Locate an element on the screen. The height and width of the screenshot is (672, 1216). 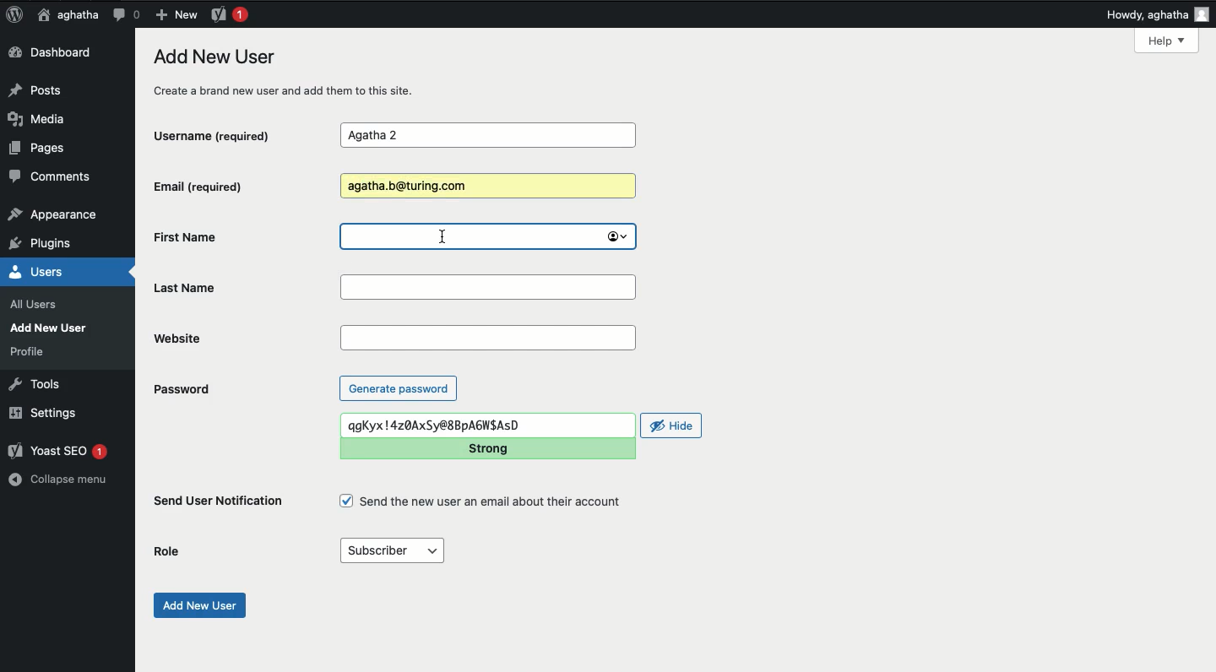
Agatha.b@turing.com is located at coordinates (485, 187).